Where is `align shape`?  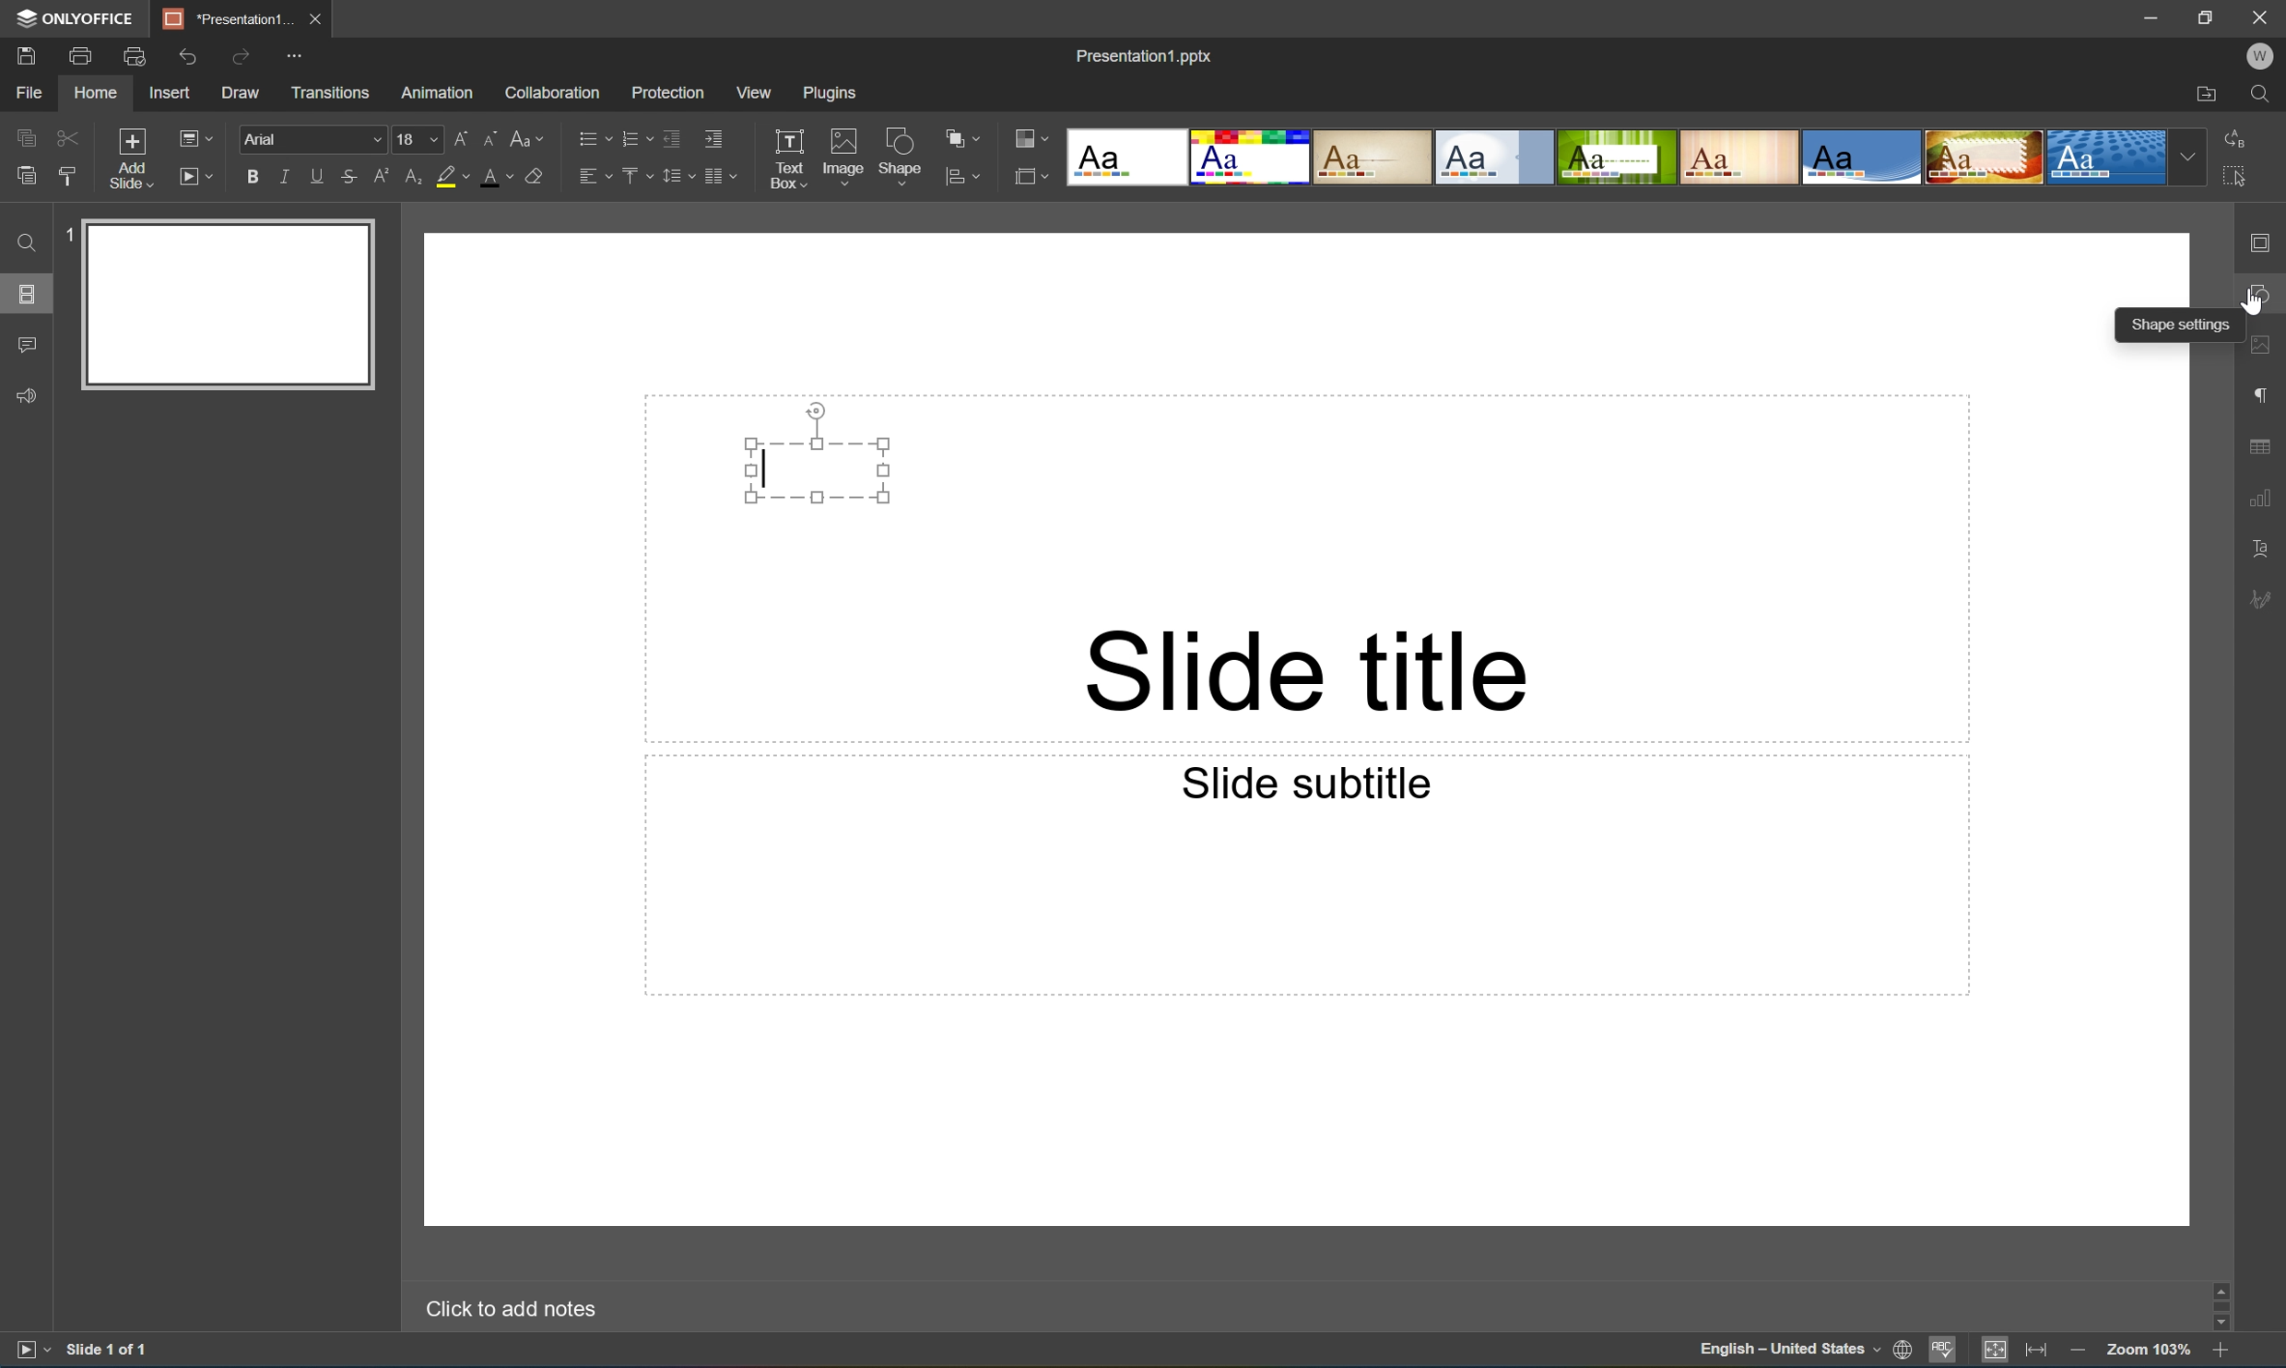
align shape is located at coordinates (966, 178).